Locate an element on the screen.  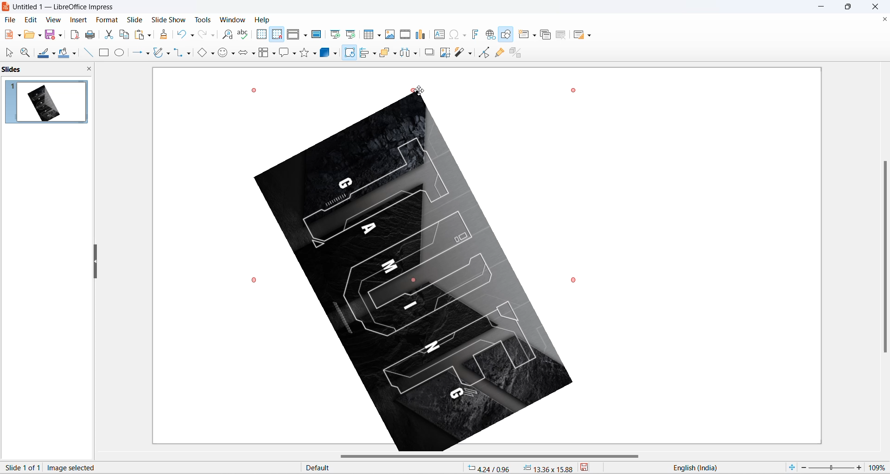
basic shapes options is located at coordinates (212, 53).